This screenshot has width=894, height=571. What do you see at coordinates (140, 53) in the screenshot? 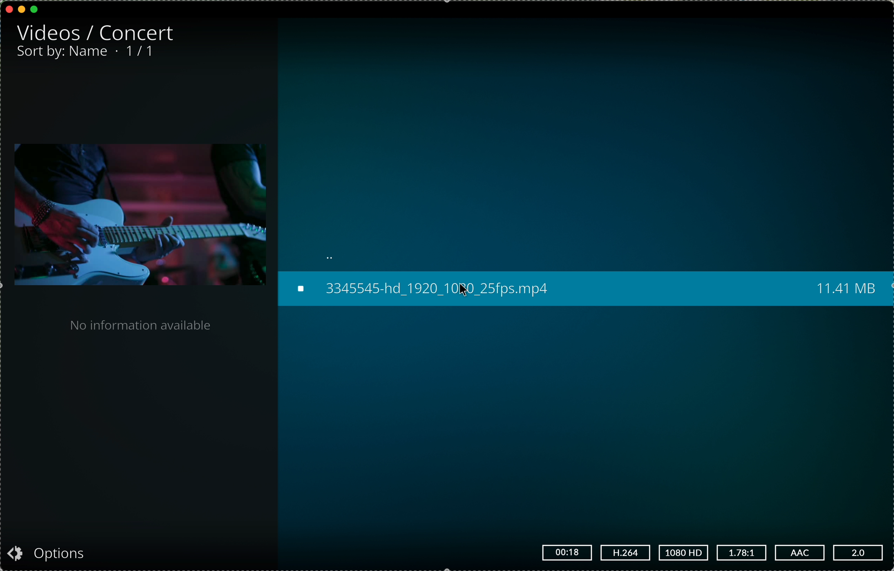
I see `1/1` at bounding box center [140, 53].